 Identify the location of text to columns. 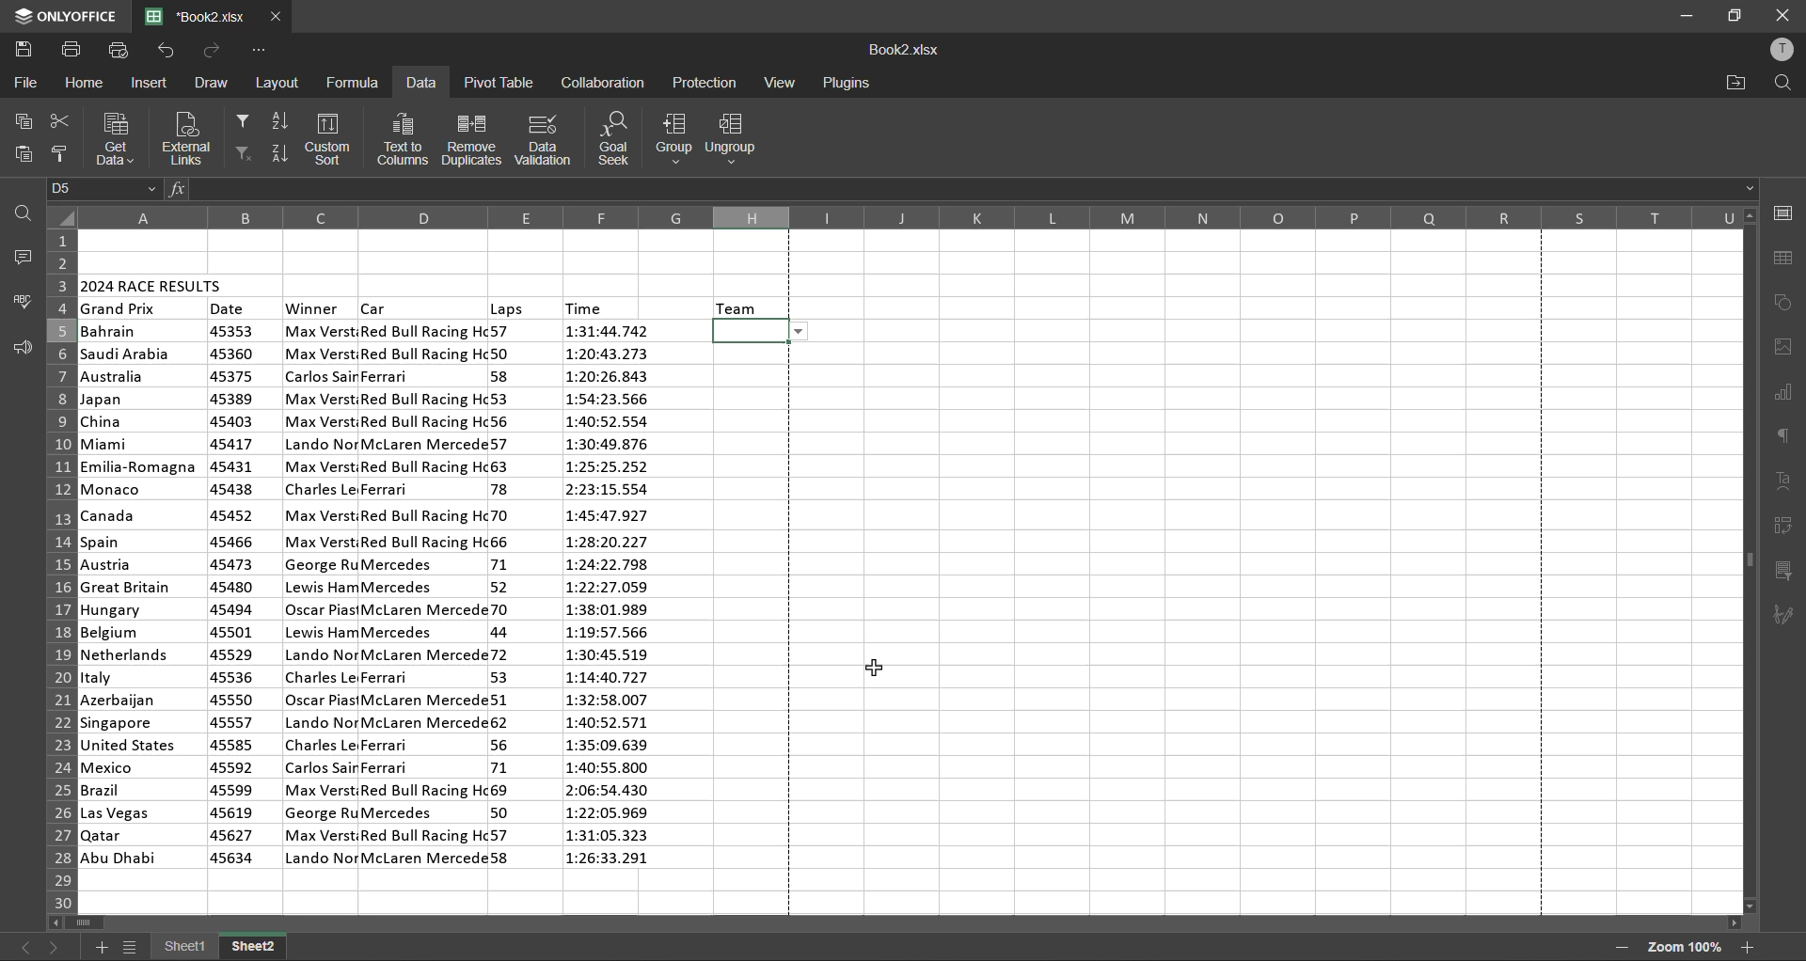
(404, 139).